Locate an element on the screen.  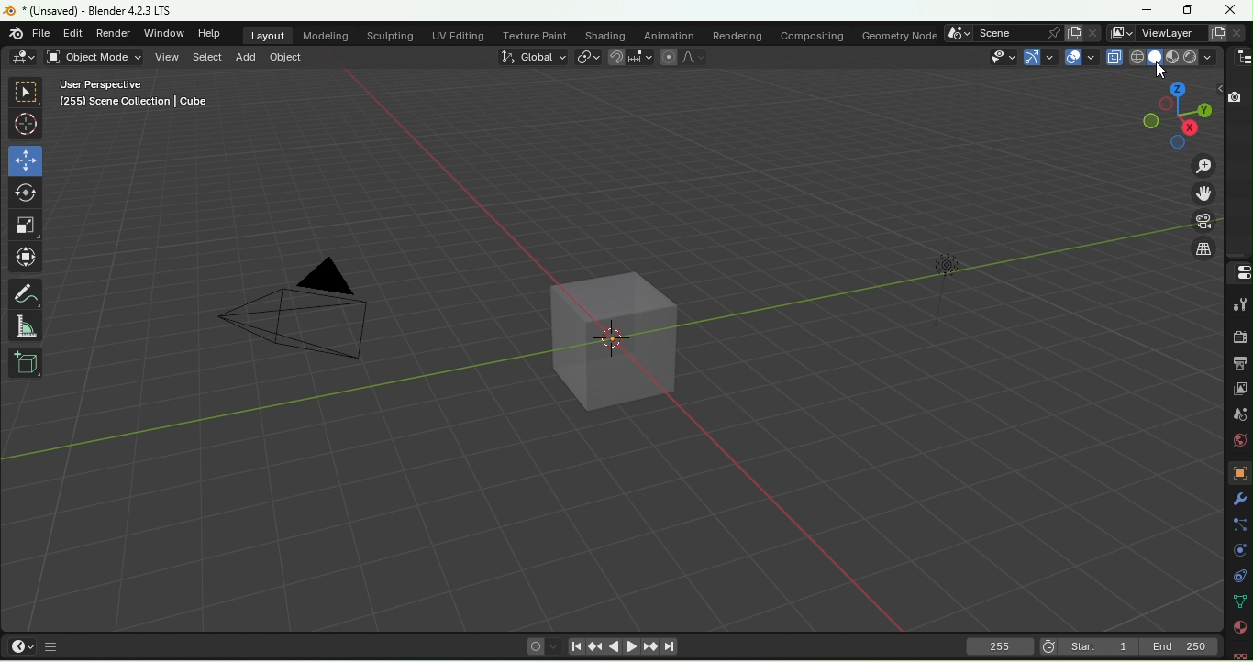
Jump to previous/next keyframe is located at coordinates (593, 647).